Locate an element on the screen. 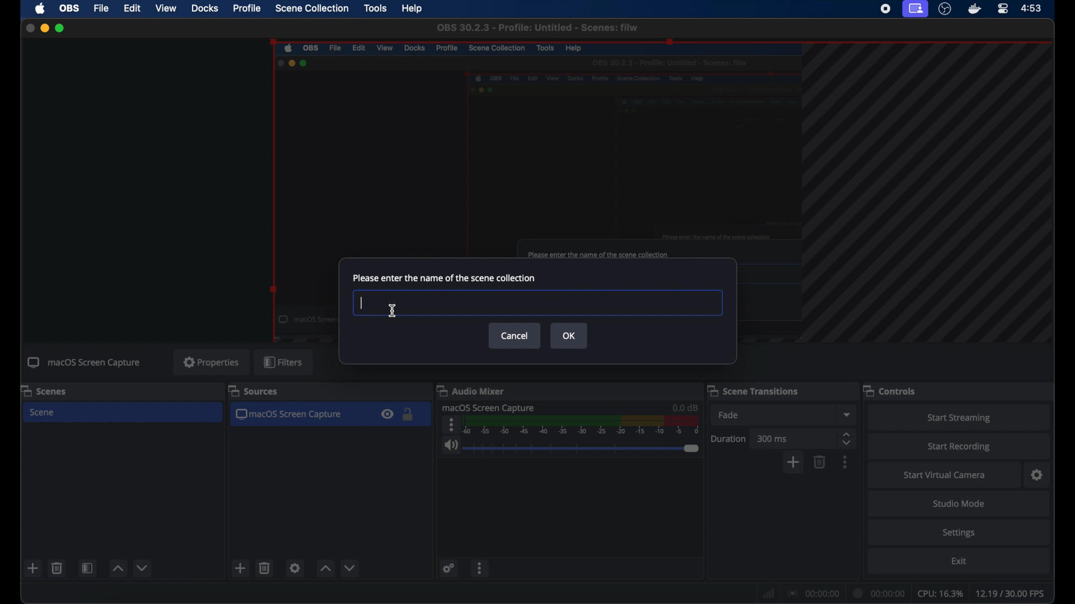  tools is located at coordinates (375, 8).